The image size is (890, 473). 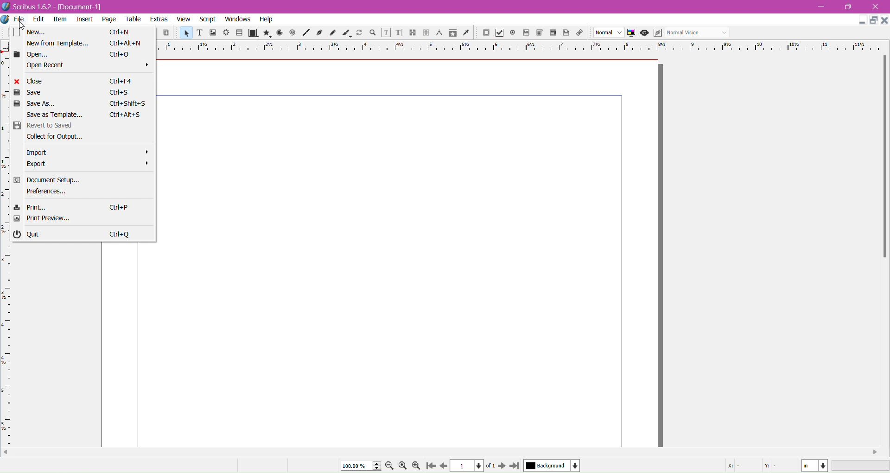 I want to click on Arc, so click(x=280, y=33).